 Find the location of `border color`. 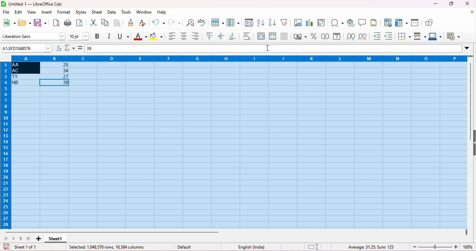

border color is located at coordinates (436, 36).